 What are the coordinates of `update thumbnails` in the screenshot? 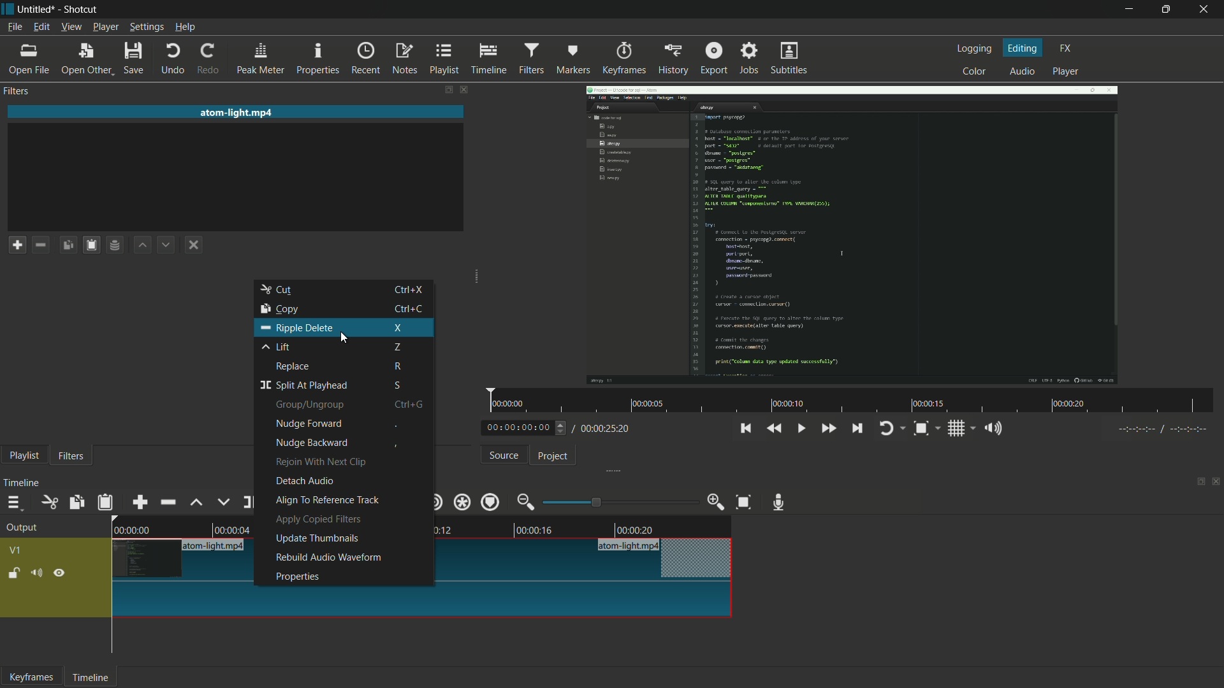 It's located at (316, 539).